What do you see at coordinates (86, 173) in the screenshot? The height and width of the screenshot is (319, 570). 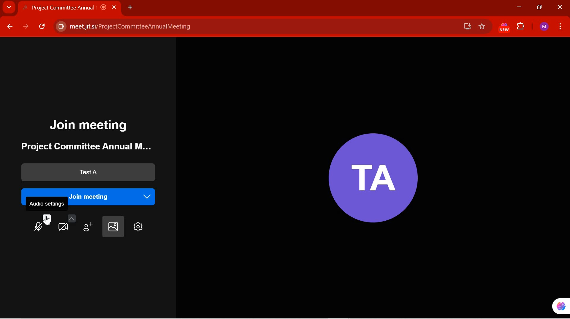 I see `Test A` at bounding box center [86, 173].